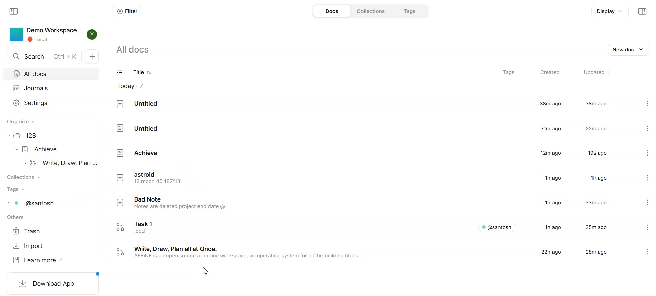 The height and width of the screenshot is (296, 656). Describe the element at coordinates (137, 49) in the screenshot. I see `all docs` at that location.